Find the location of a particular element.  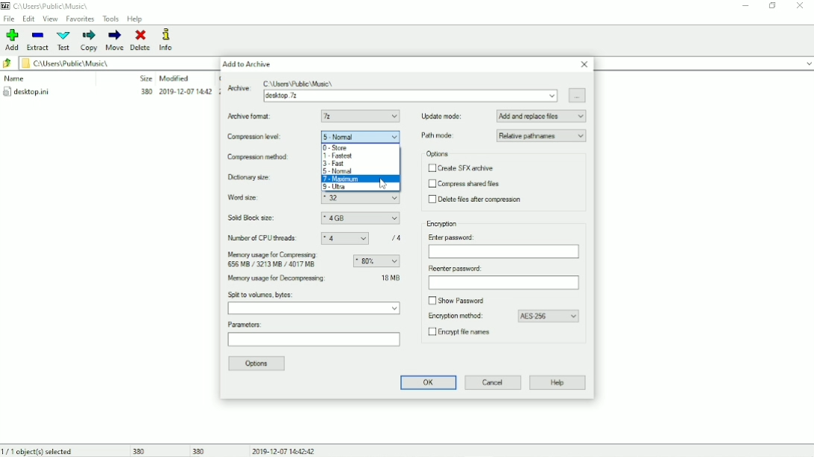

Archive is located at coordinates (411, 96).